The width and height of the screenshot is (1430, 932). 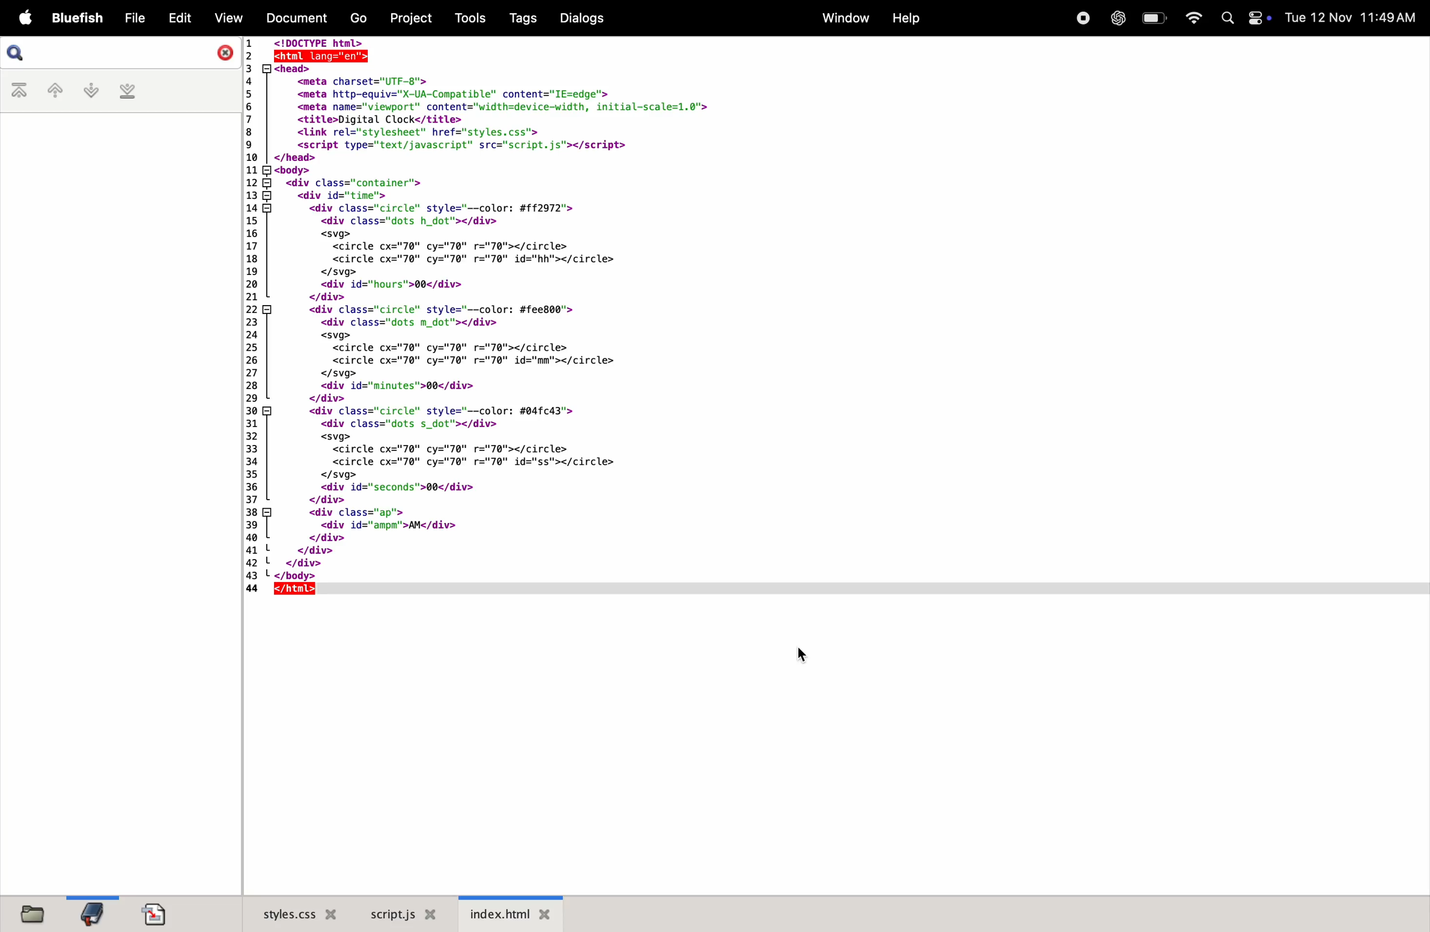 What do you see at coordinates (358, 16) in the screenshot?
I see `go` at bounding box center [358, 16].